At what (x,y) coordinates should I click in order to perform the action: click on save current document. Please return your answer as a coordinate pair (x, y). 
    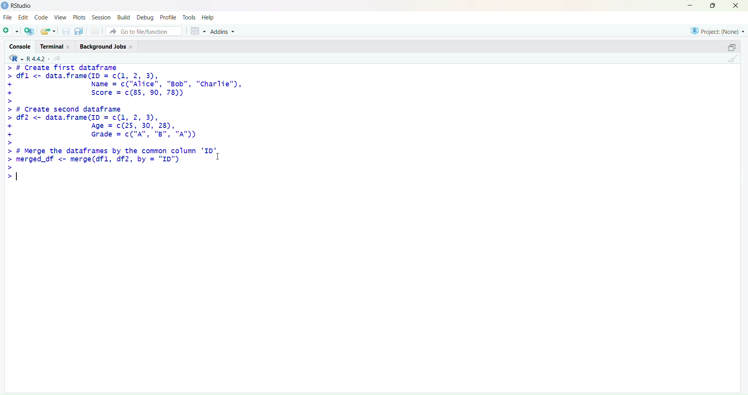
    Looking at the image, I should click on (66, 31).